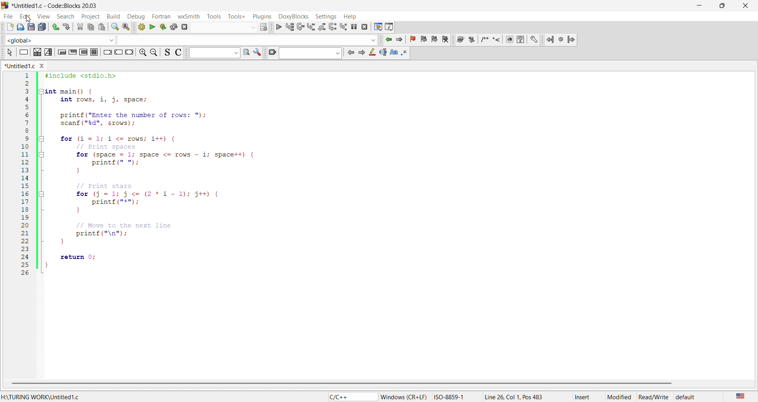  What do you see at coordinates (258, 54) in the screenshot?
I see `icon` at bounding box center [258, 54].